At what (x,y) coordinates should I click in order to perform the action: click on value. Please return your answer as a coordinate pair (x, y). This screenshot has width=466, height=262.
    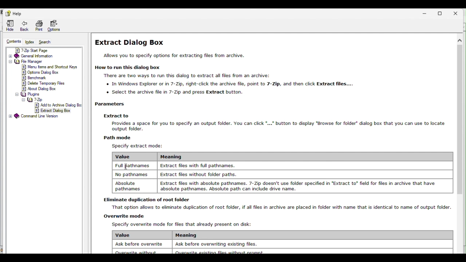
    Looking at the image, I should click on (127, 156).